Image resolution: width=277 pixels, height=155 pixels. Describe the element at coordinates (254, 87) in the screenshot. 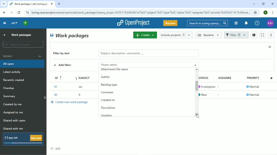

I see `Normal` at that location.